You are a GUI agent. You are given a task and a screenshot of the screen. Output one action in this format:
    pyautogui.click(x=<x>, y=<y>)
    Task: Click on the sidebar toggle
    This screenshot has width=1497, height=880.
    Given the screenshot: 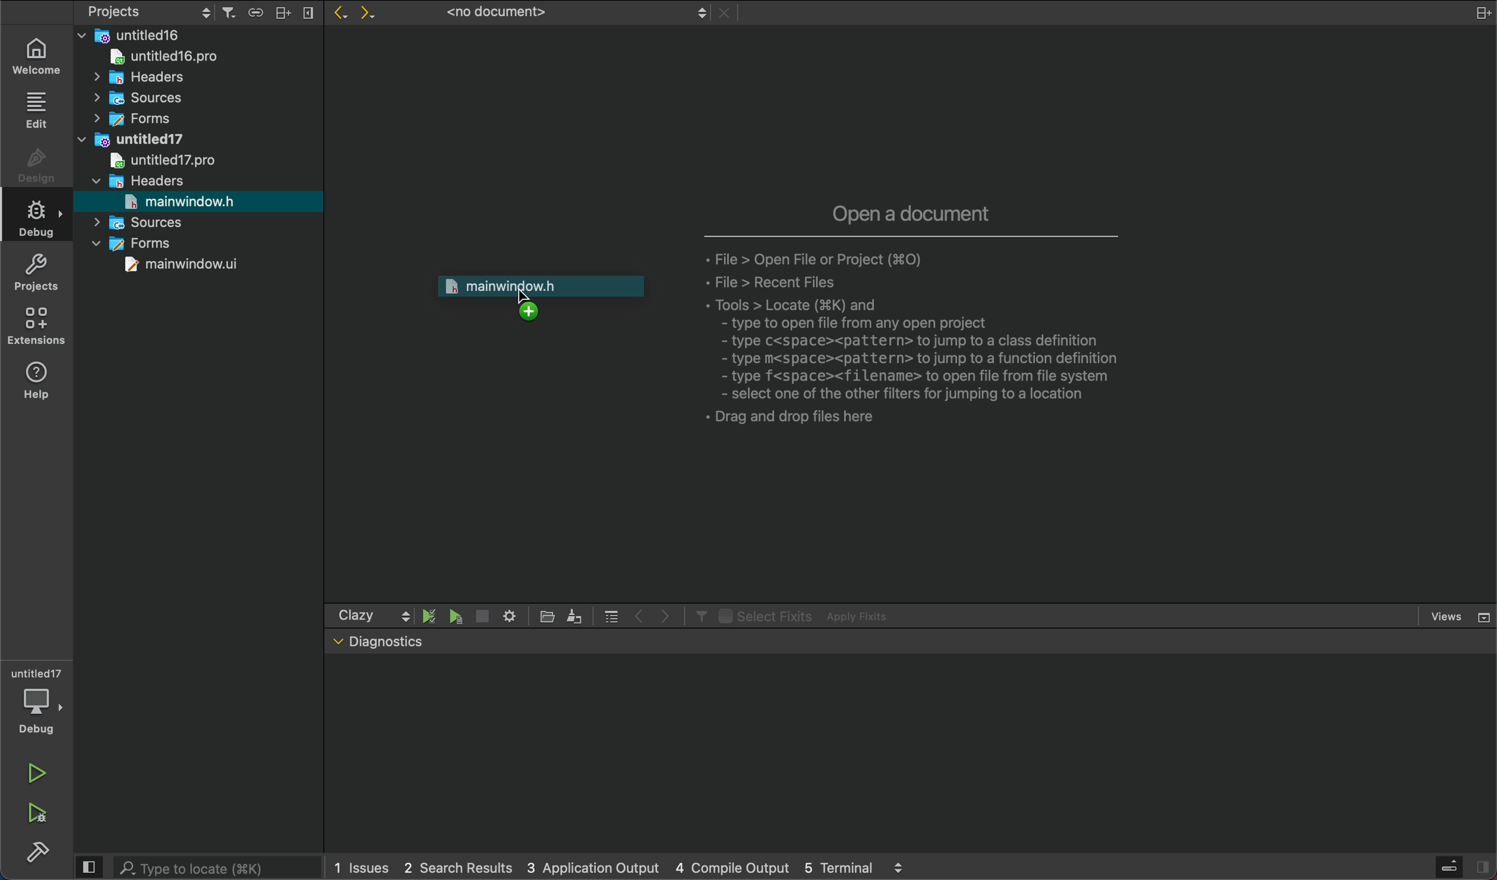 What is the action you would take?
    pyautogui.click(x=1464, y=868)
    